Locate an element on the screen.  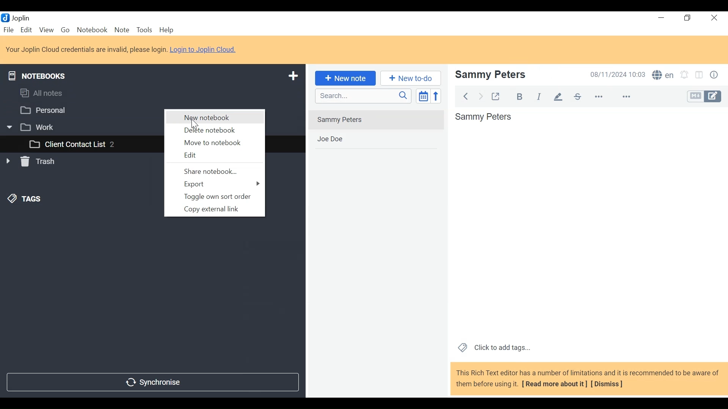
Click to add tags is located at coordinates (495, 348).